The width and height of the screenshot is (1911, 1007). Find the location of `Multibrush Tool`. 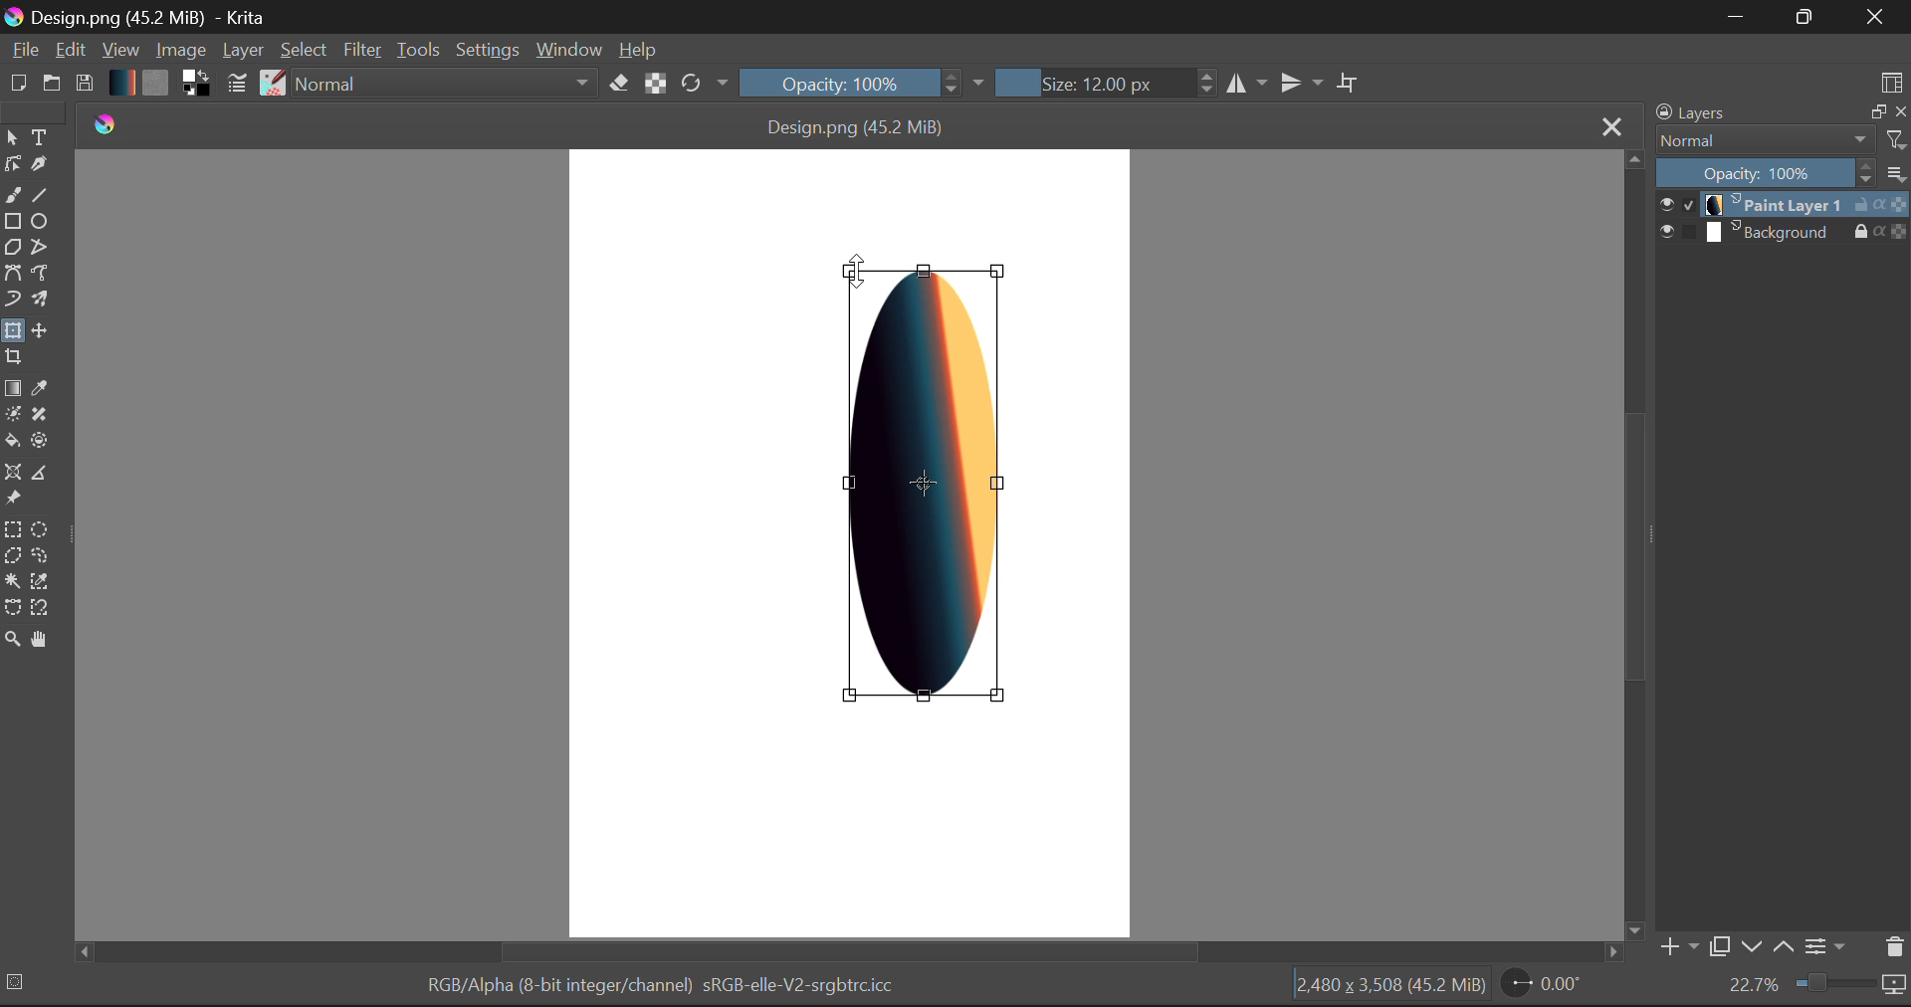

Multibrush Tool is located at coordinates (38, 300).